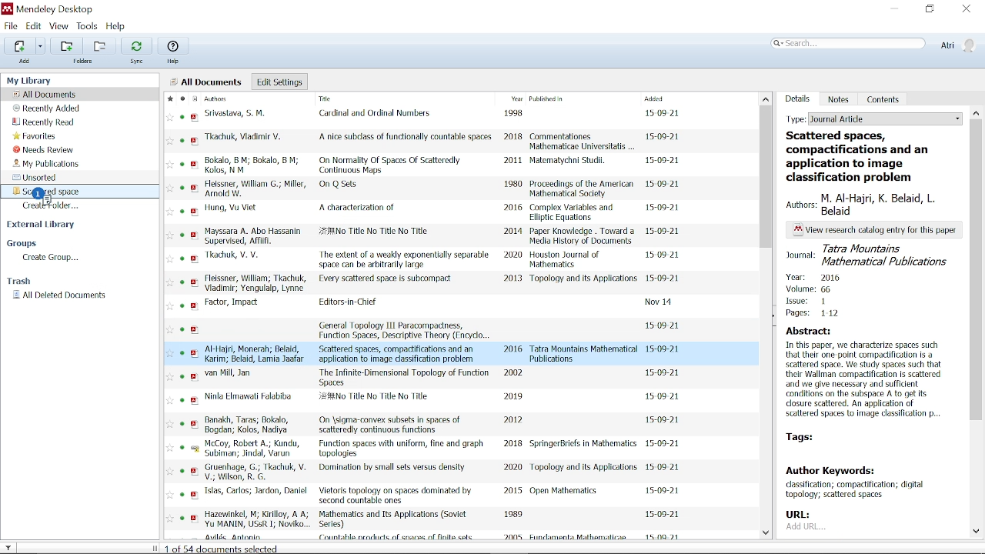 The image size is (985, 554). What do you see at coordinates (258, 353) in the screenshot?
I see `authors` at bounding box center [258, 353].